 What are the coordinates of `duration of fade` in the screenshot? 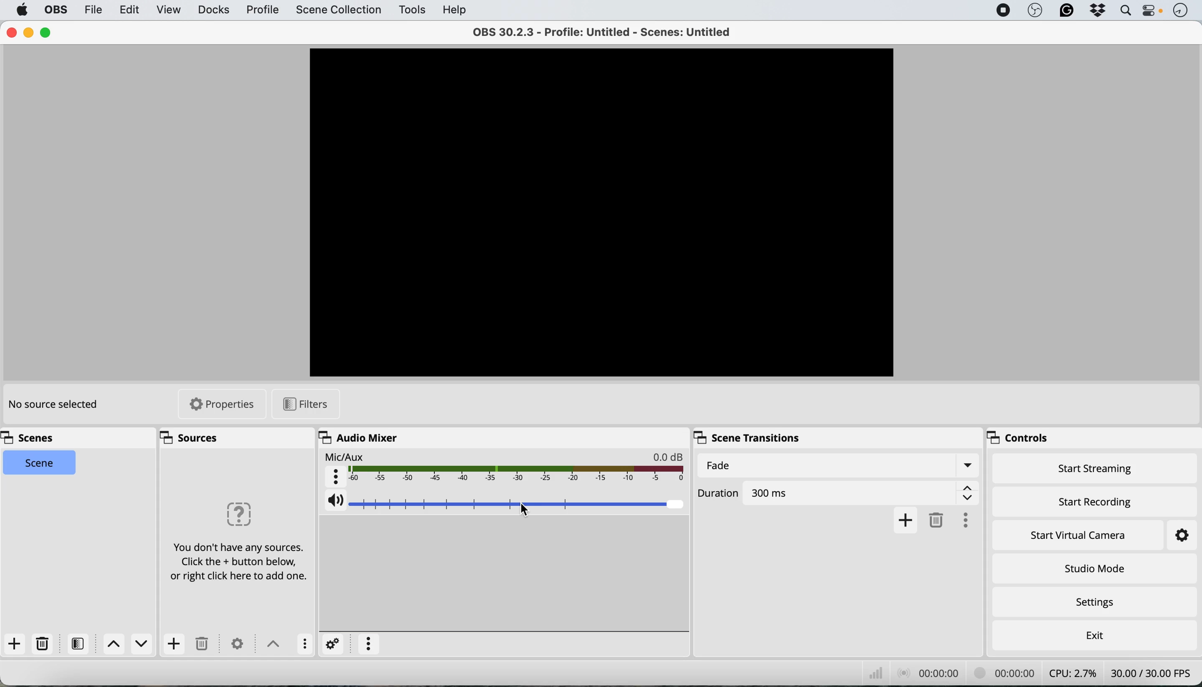 It's located at (836, 491).